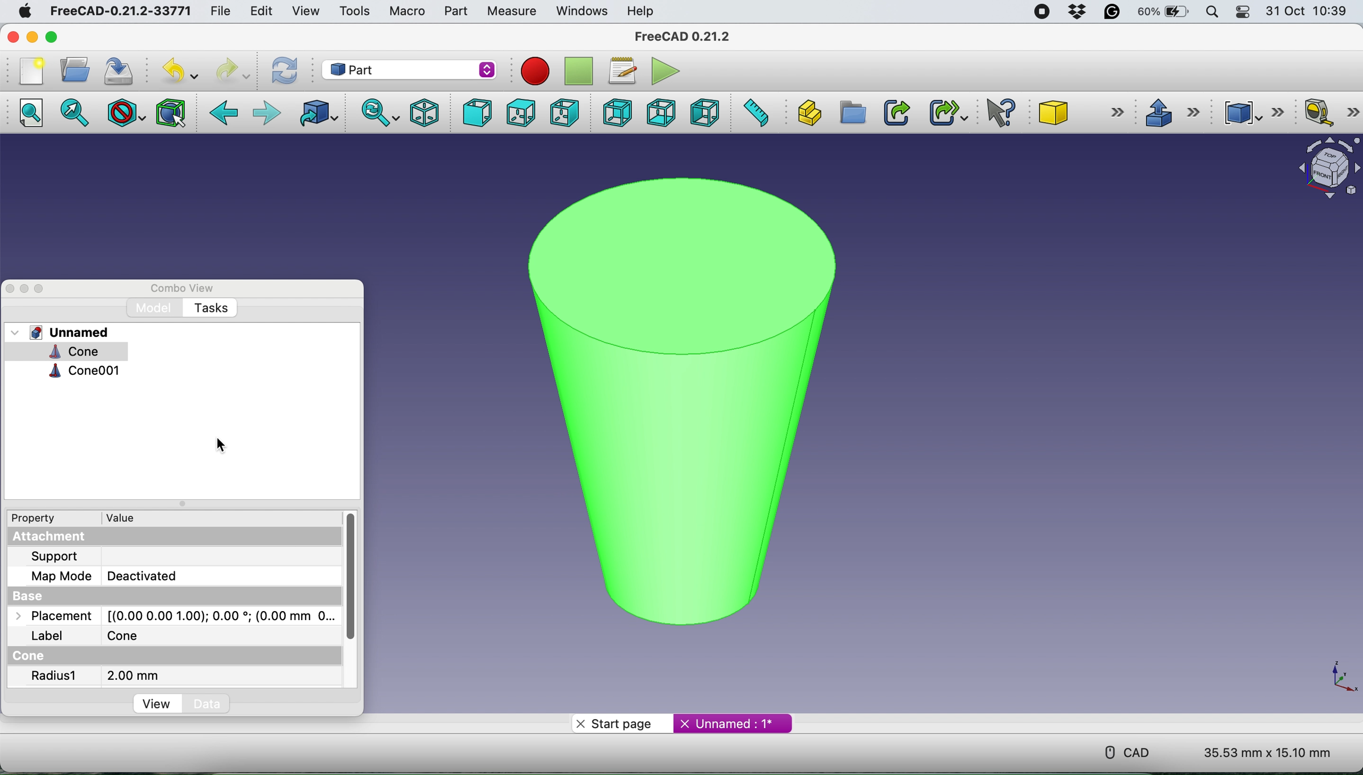 This screenshot has width=1363, height=775. What do you see at coordinates (1251, 111) in the screenshot?
I see `compound tools` at bounding box center [1251, 111].